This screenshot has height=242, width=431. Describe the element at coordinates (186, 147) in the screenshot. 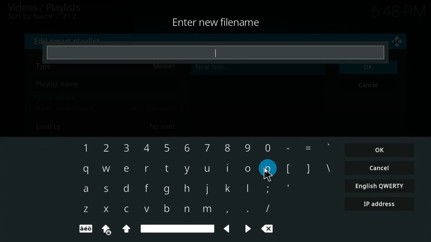

I see `6` at that location.